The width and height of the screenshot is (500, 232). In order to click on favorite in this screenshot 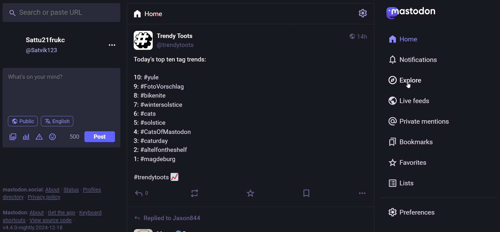, I will do `click(412, 162)`.